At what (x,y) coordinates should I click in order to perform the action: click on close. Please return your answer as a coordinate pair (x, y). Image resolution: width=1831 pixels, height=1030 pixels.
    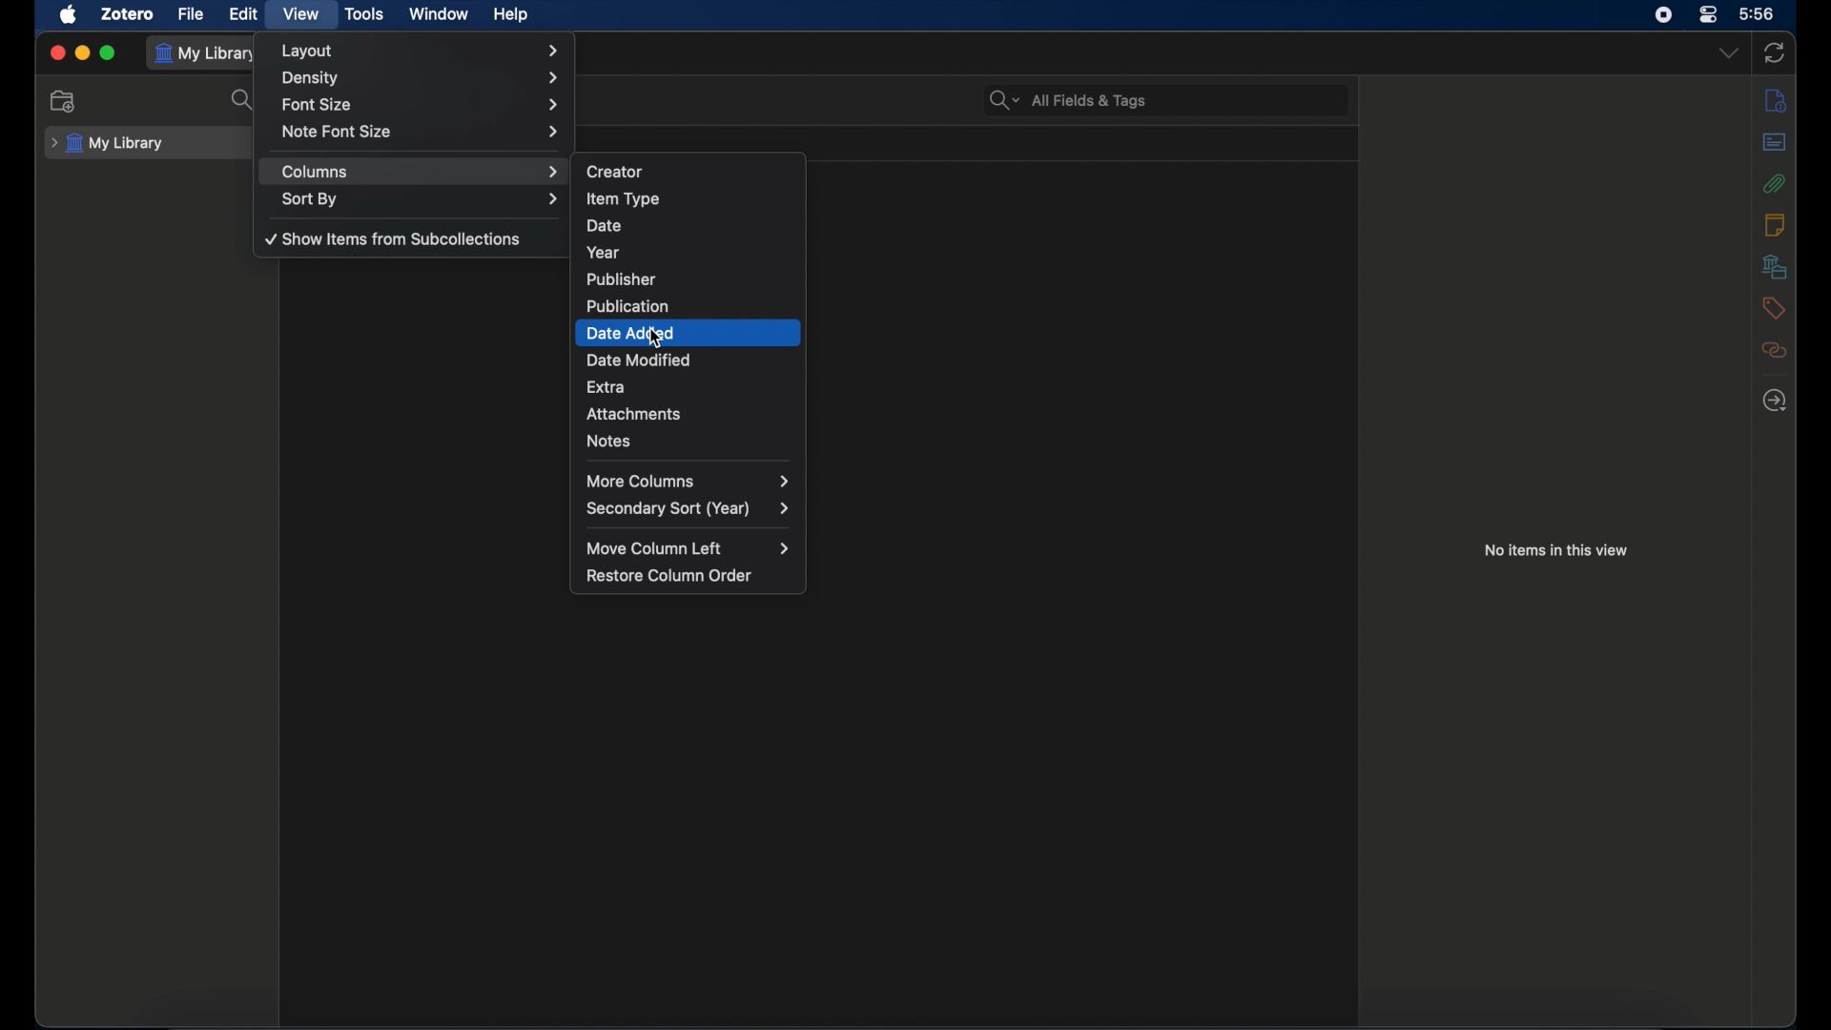
    Looking at the image, I should click on (57, 52).